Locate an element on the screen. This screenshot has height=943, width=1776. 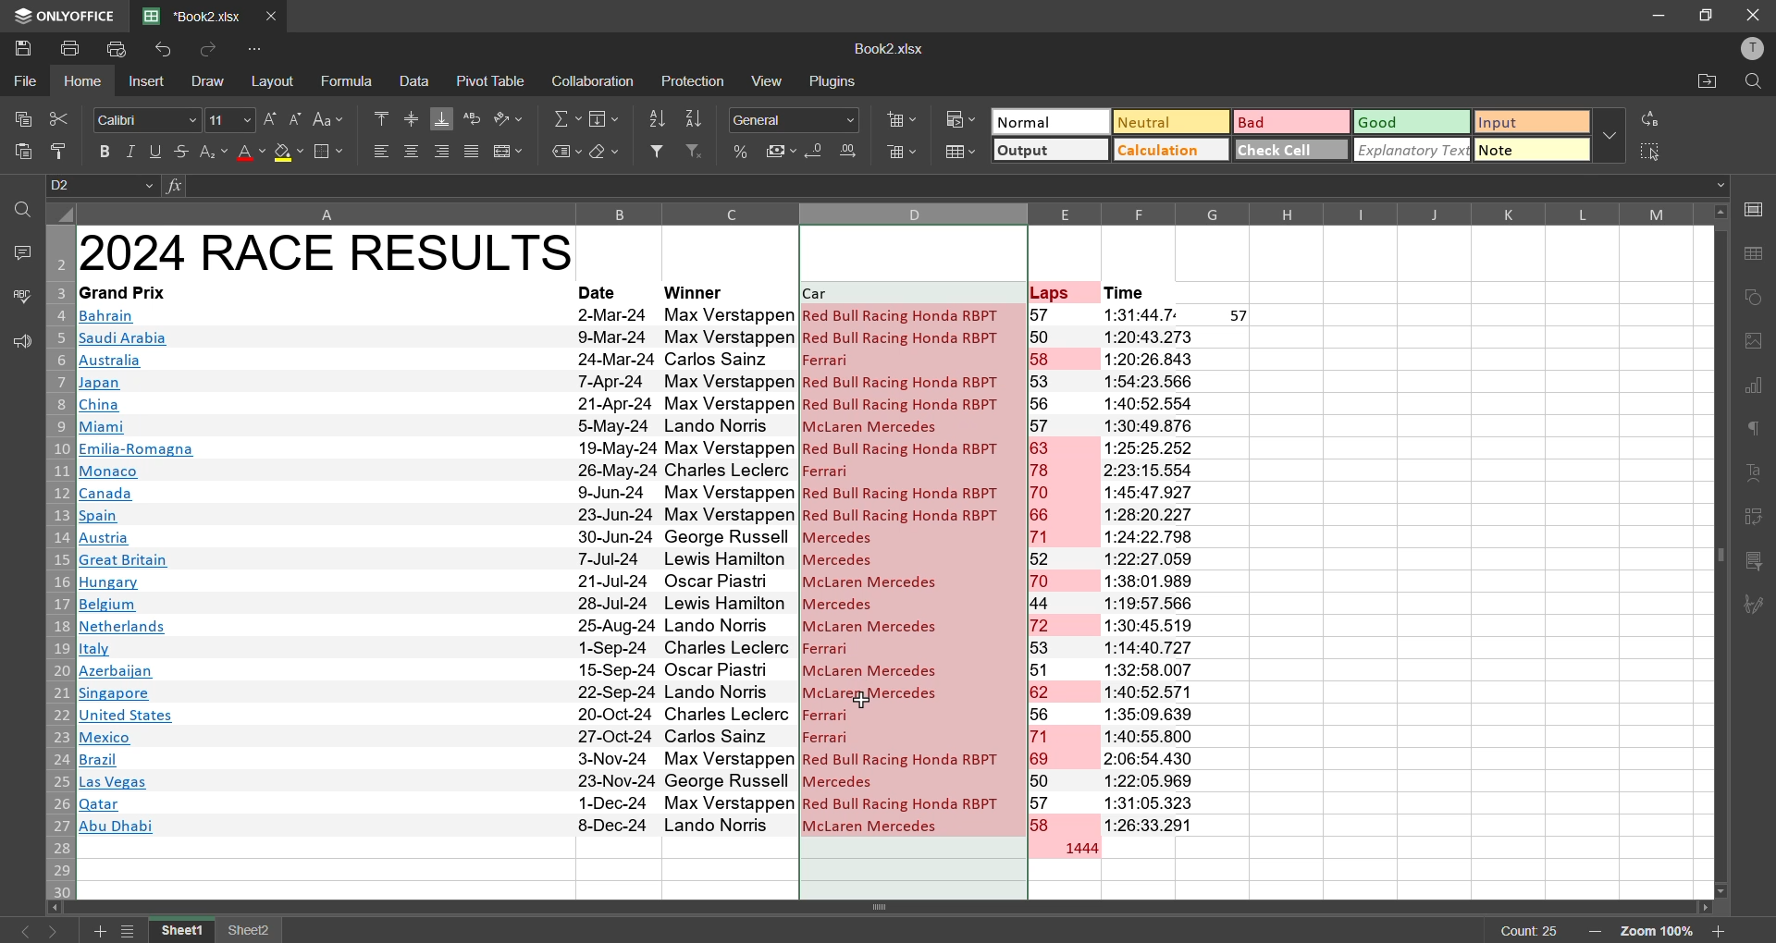
check cell is located at coordinates (1288, 148).